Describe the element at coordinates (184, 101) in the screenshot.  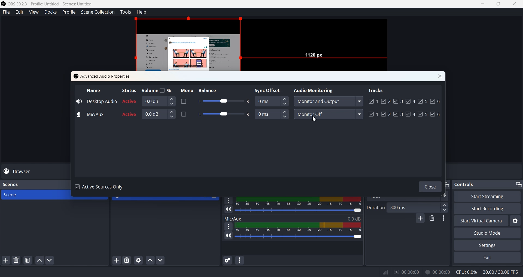
I see `Enable disable ` at that location.